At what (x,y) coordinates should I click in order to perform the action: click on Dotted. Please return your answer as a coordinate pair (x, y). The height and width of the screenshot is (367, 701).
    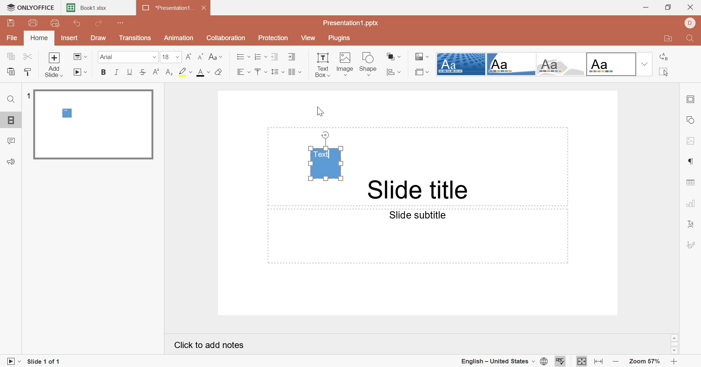
    Looking at the image, I should click on (460, 63).